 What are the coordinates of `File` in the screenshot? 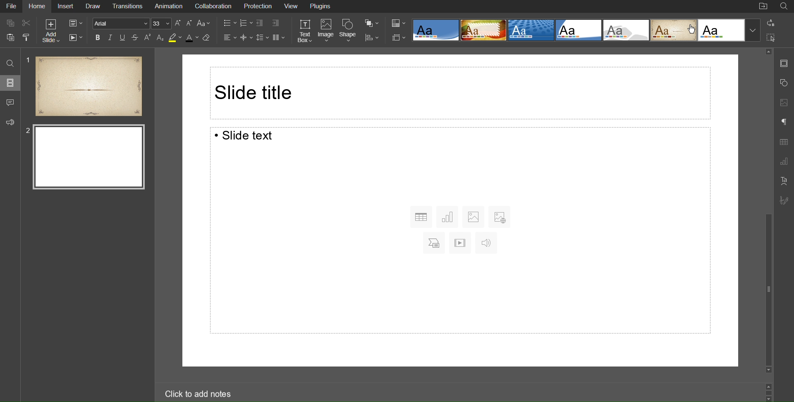 It's located at (12, 7).